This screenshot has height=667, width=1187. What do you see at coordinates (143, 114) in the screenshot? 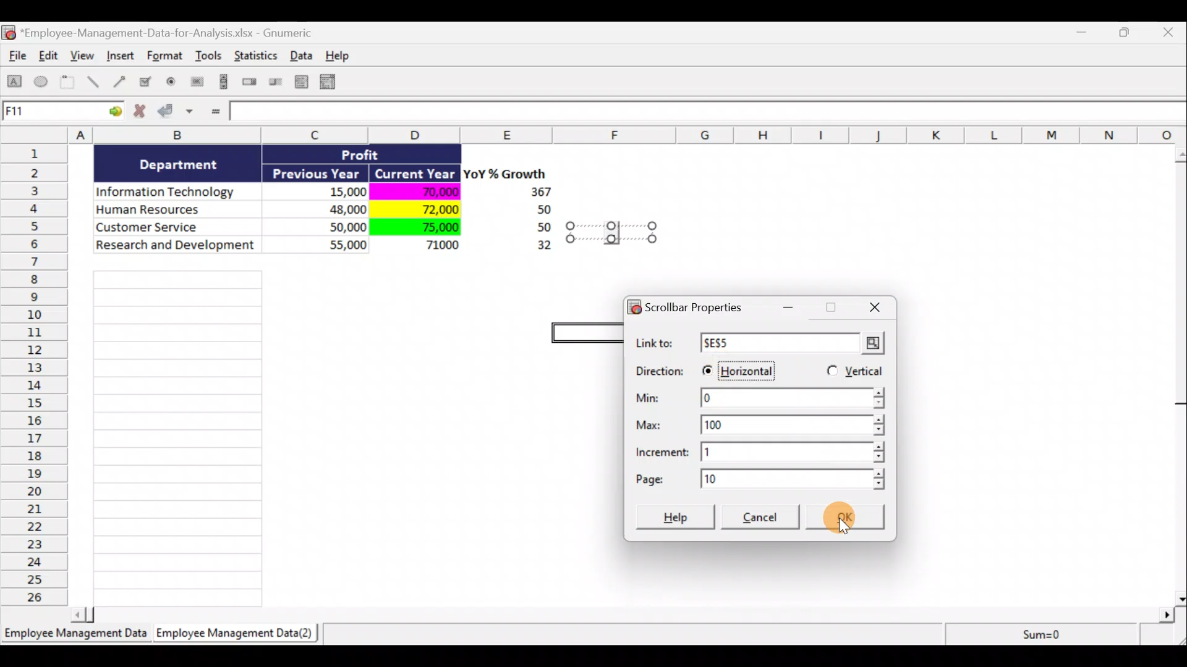
I see `Cancel change` at bounding box center [143, 114].